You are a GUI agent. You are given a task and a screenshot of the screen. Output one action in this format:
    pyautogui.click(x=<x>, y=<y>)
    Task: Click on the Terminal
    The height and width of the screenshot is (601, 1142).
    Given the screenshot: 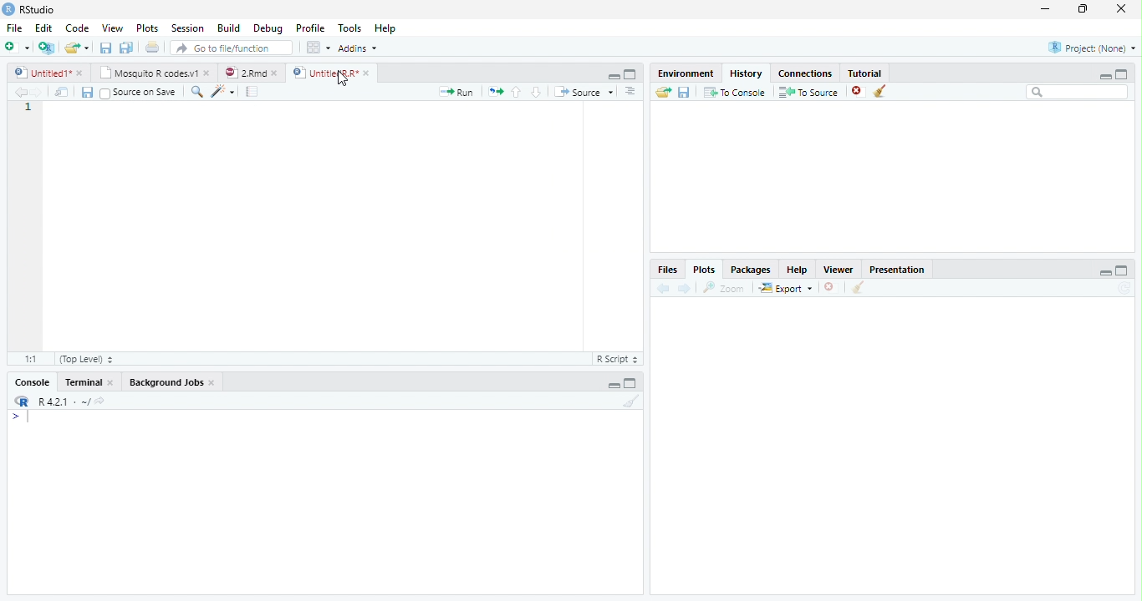 What is the action you would take?
    pyautogui.click(x=79, y=382)
    